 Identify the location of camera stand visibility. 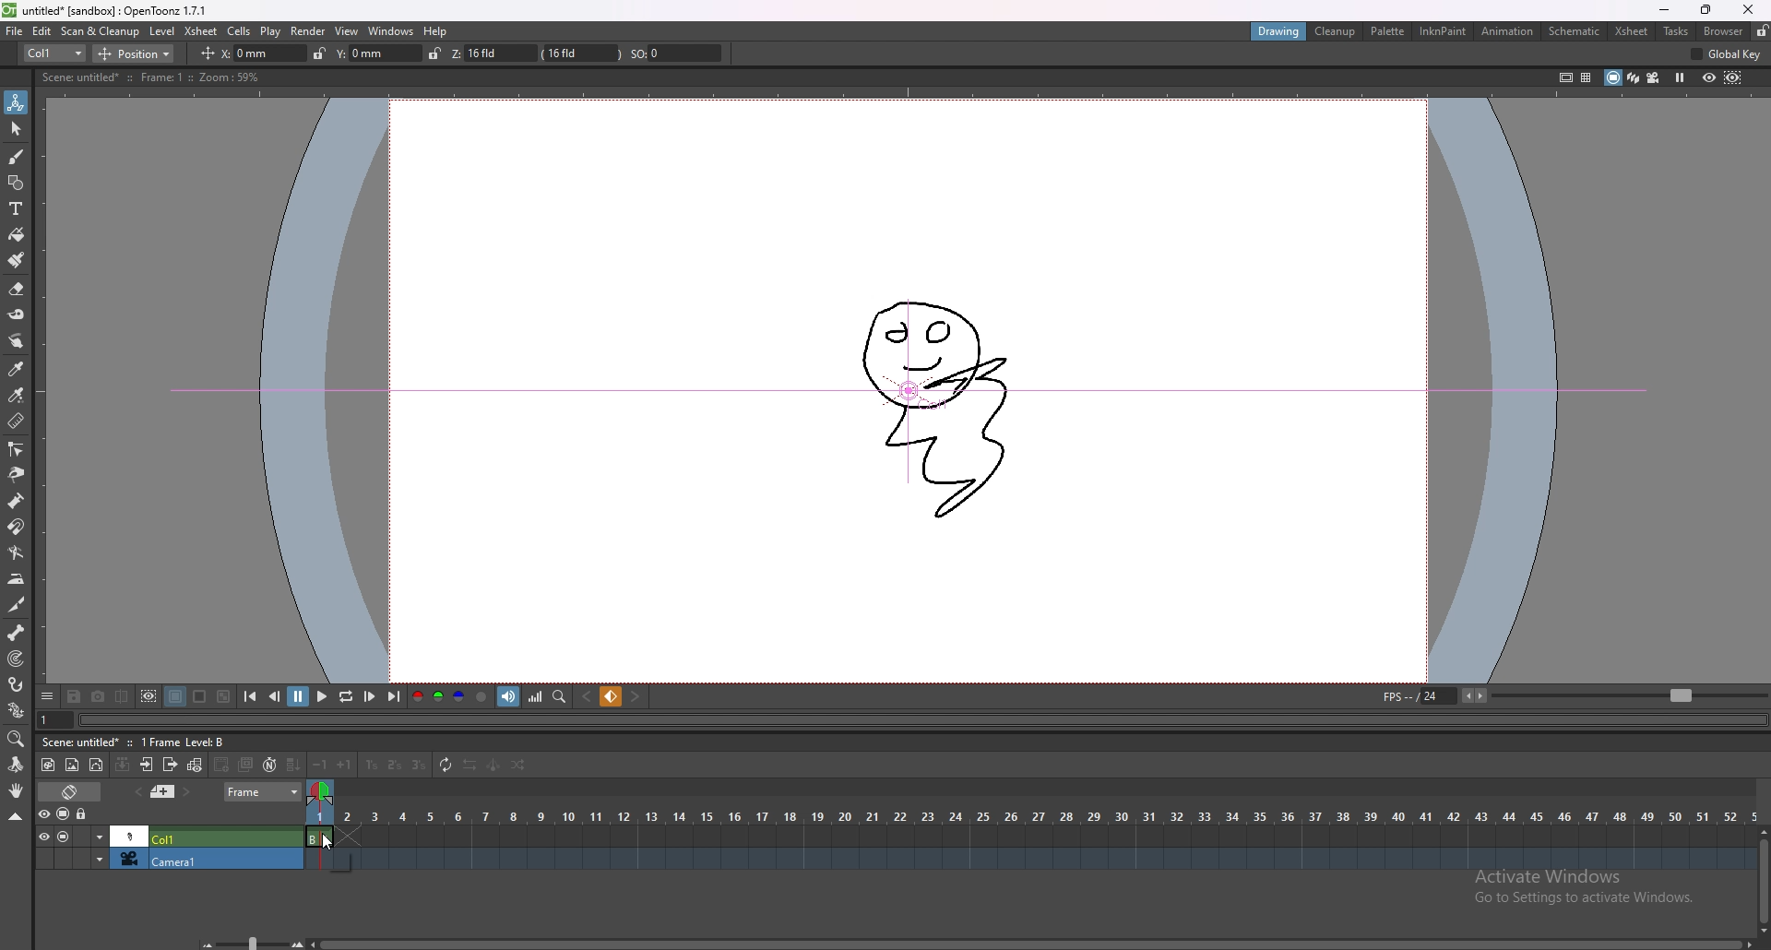
(65, 814).